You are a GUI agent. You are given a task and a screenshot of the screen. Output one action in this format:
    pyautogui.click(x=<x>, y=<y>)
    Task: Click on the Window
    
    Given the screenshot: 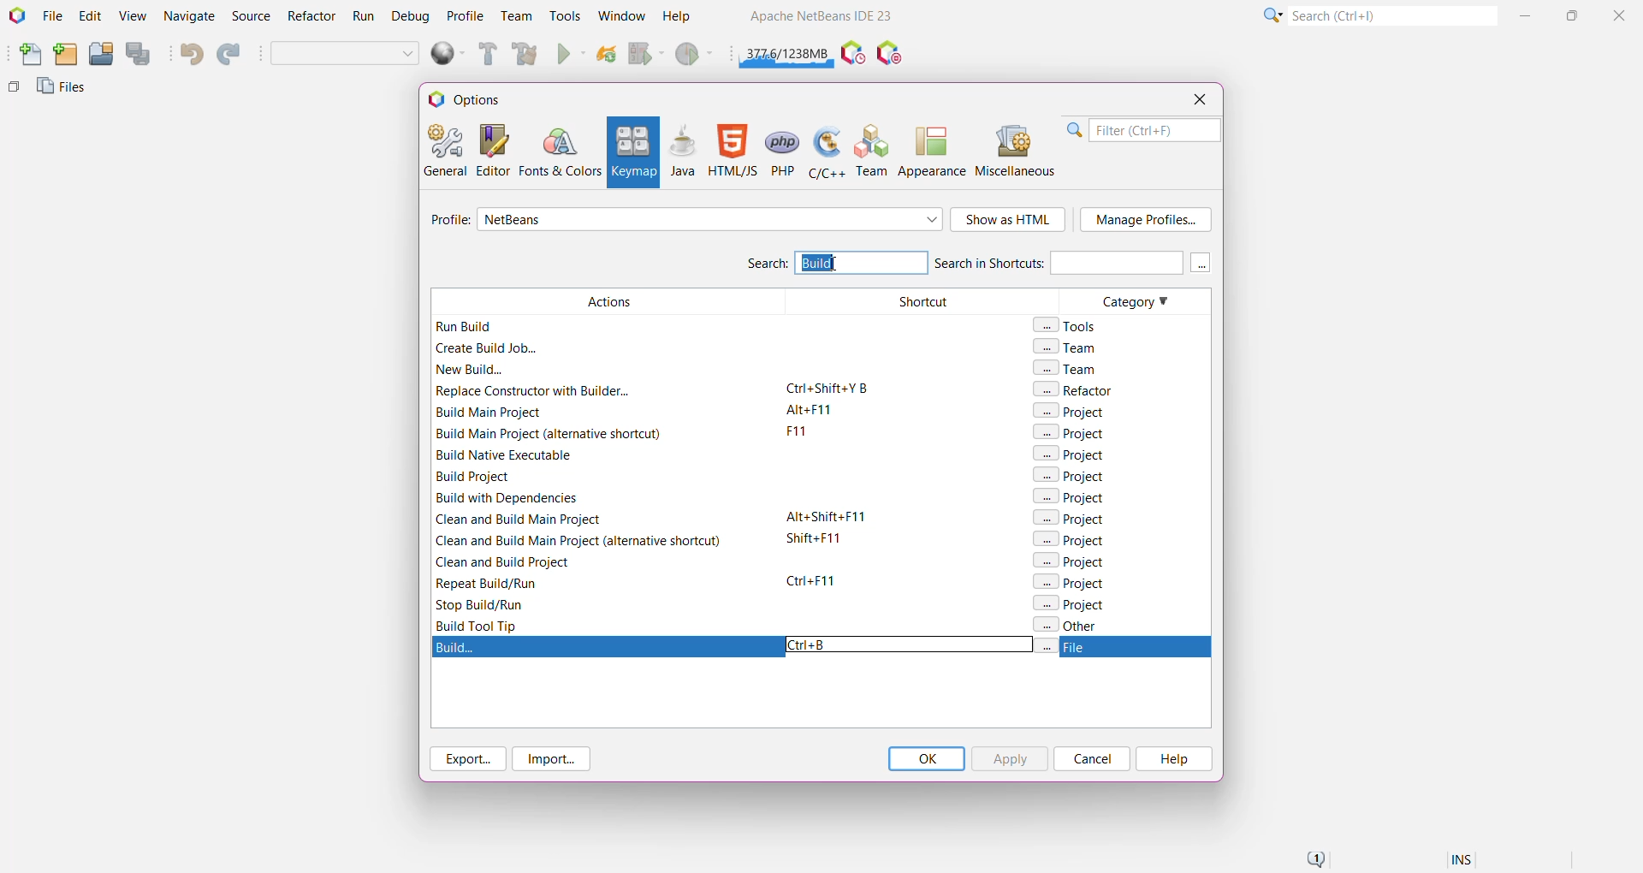 What is the action you would take?
    pyautogui.click(x=621, y=15)
    